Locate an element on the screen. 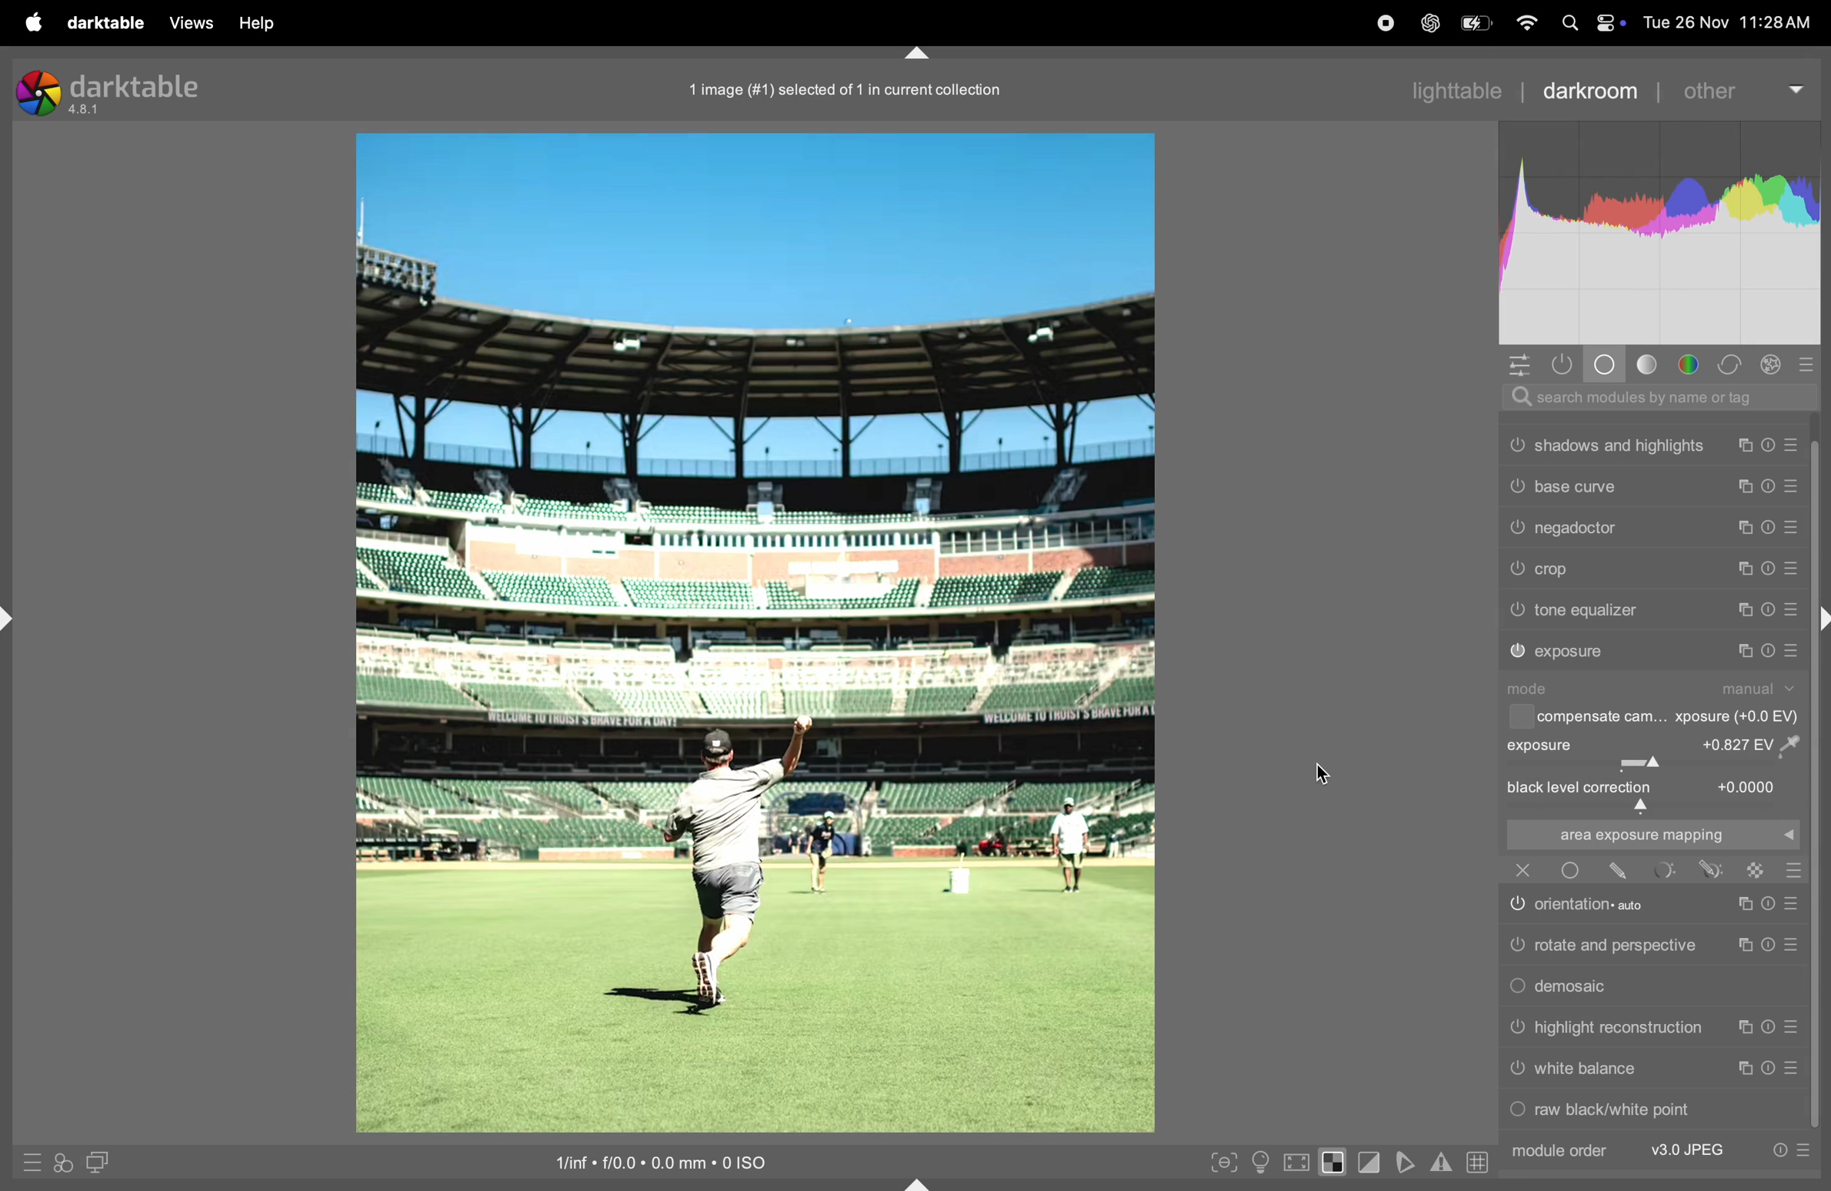 This screenshot has width=1831, height=1191. slider is located at coordinates (1653, 764).